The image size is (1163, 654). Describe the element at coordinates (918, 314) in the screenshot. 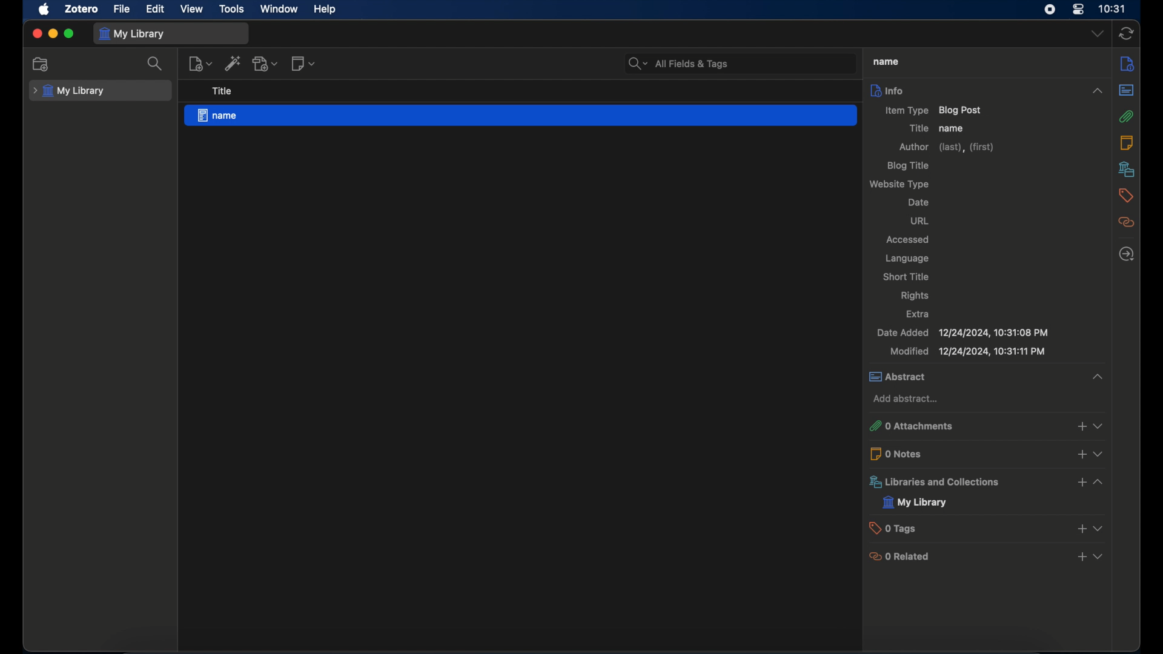

I see `extra` at that location.